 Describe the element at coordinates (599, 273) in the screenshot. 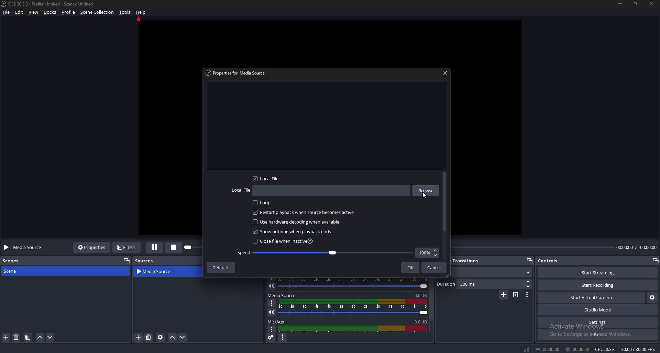

I see `Start streaming` at that location.